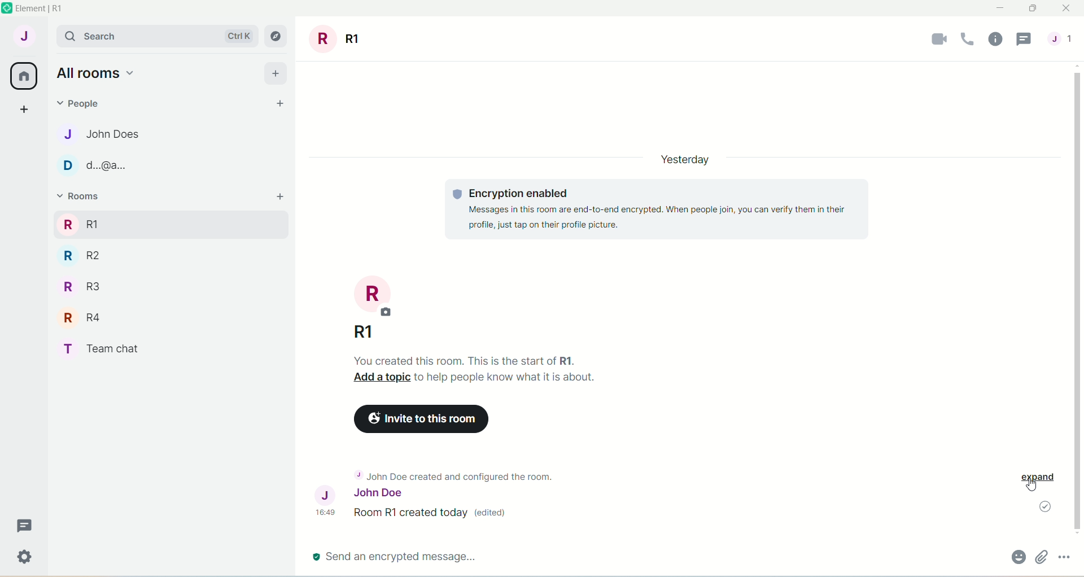  I want to click on R1, so click(336, 36).